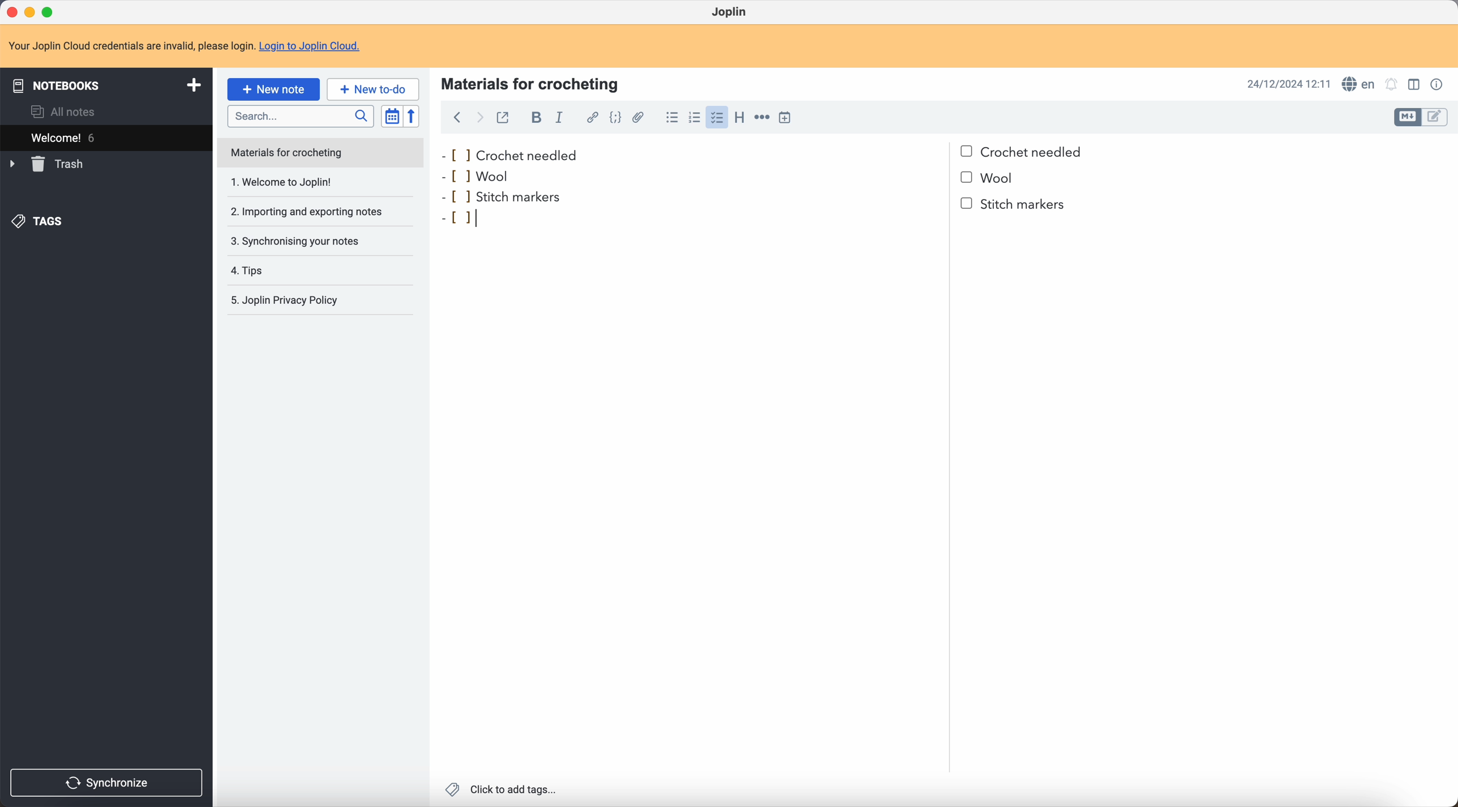  What do you see at coordinates (503, 790) in the screenshot?
I see `click to add tags` at bounding box center [503, 790].